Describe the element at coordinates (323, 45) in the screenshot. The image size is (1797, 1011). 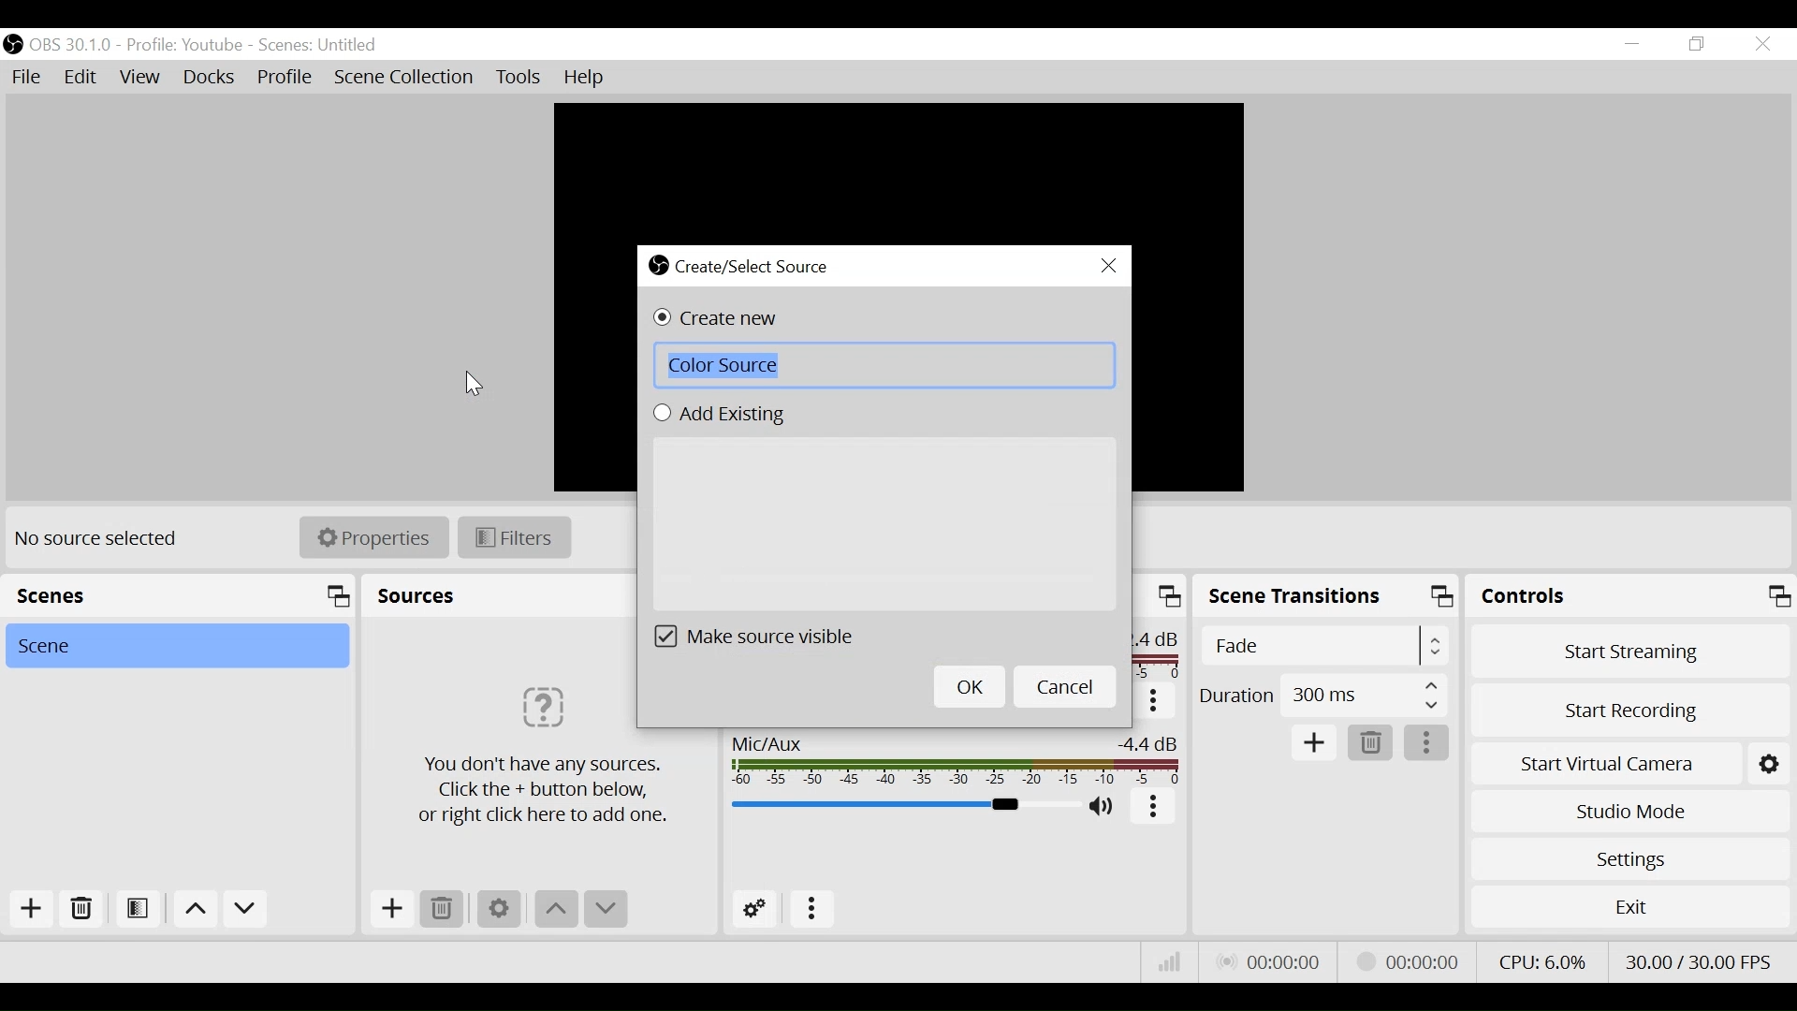
I see `Scenes` at that location.